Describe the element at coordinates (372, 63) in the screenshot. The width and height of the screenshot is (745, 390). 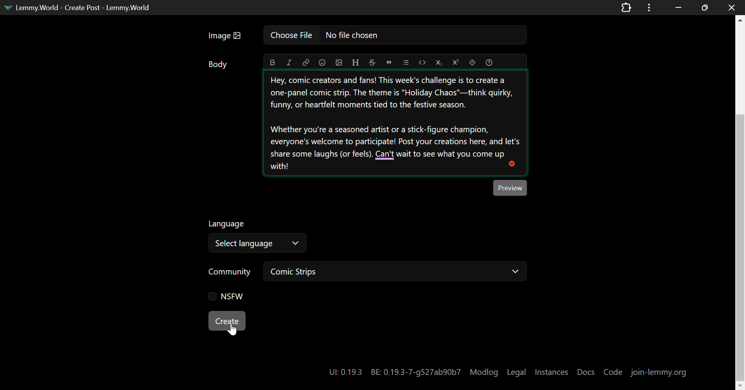
I see `strikethrough` at that location.